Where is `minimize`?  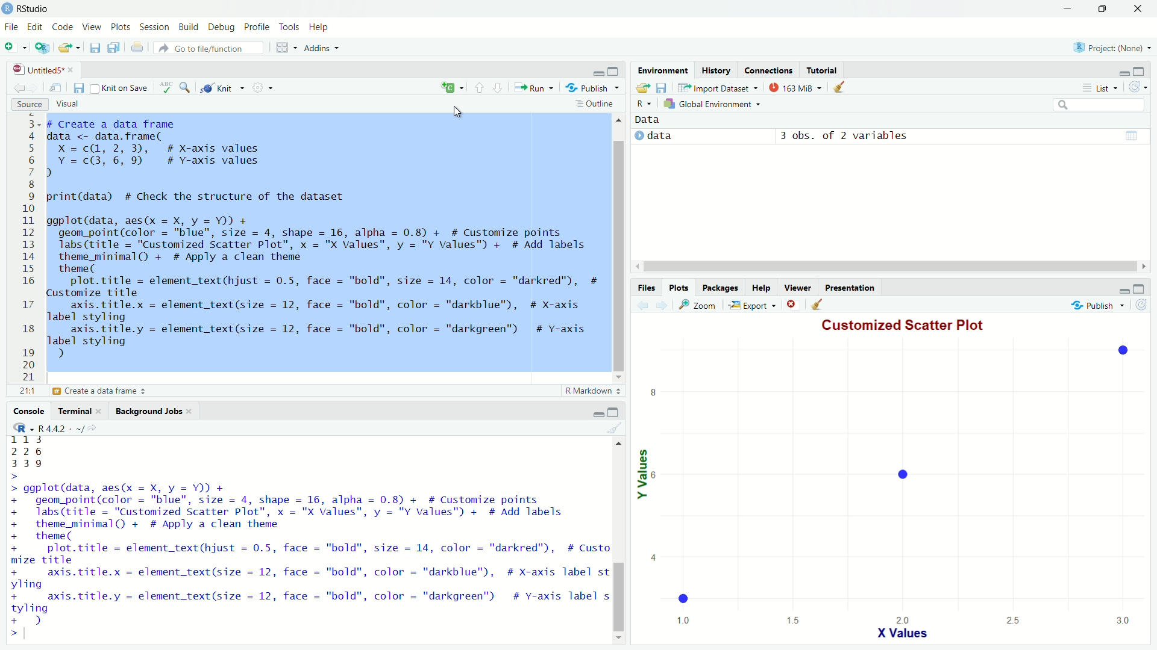 minimize is located at coordinates (1122, 291).